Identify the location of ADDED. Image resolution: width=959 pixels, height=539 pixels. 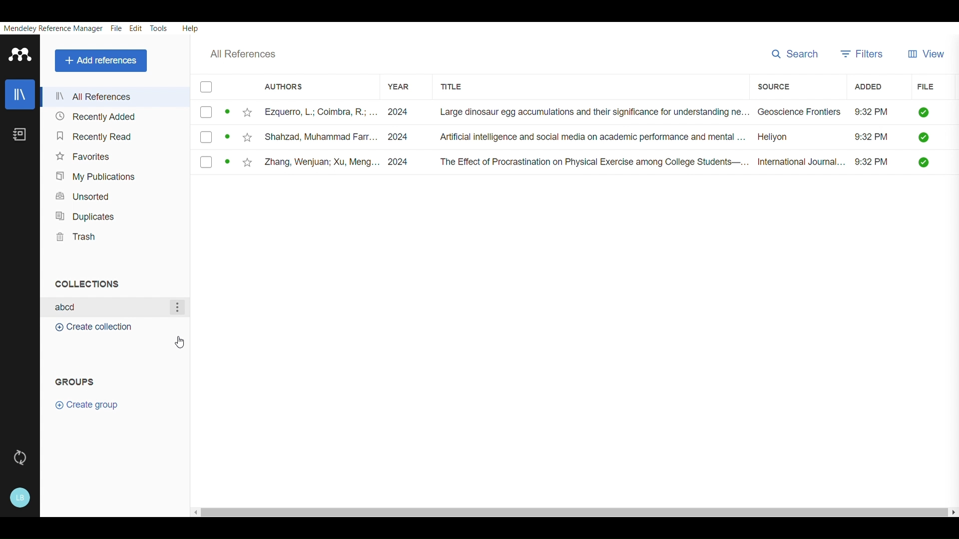
(864, 87).